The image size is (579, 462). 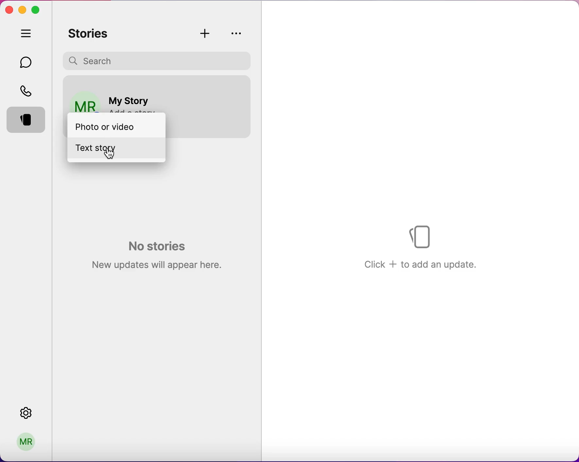 What do you see at coordinates (83, 98) in the screenshot?
I see `profile picture` at bounding box center [83, 98].